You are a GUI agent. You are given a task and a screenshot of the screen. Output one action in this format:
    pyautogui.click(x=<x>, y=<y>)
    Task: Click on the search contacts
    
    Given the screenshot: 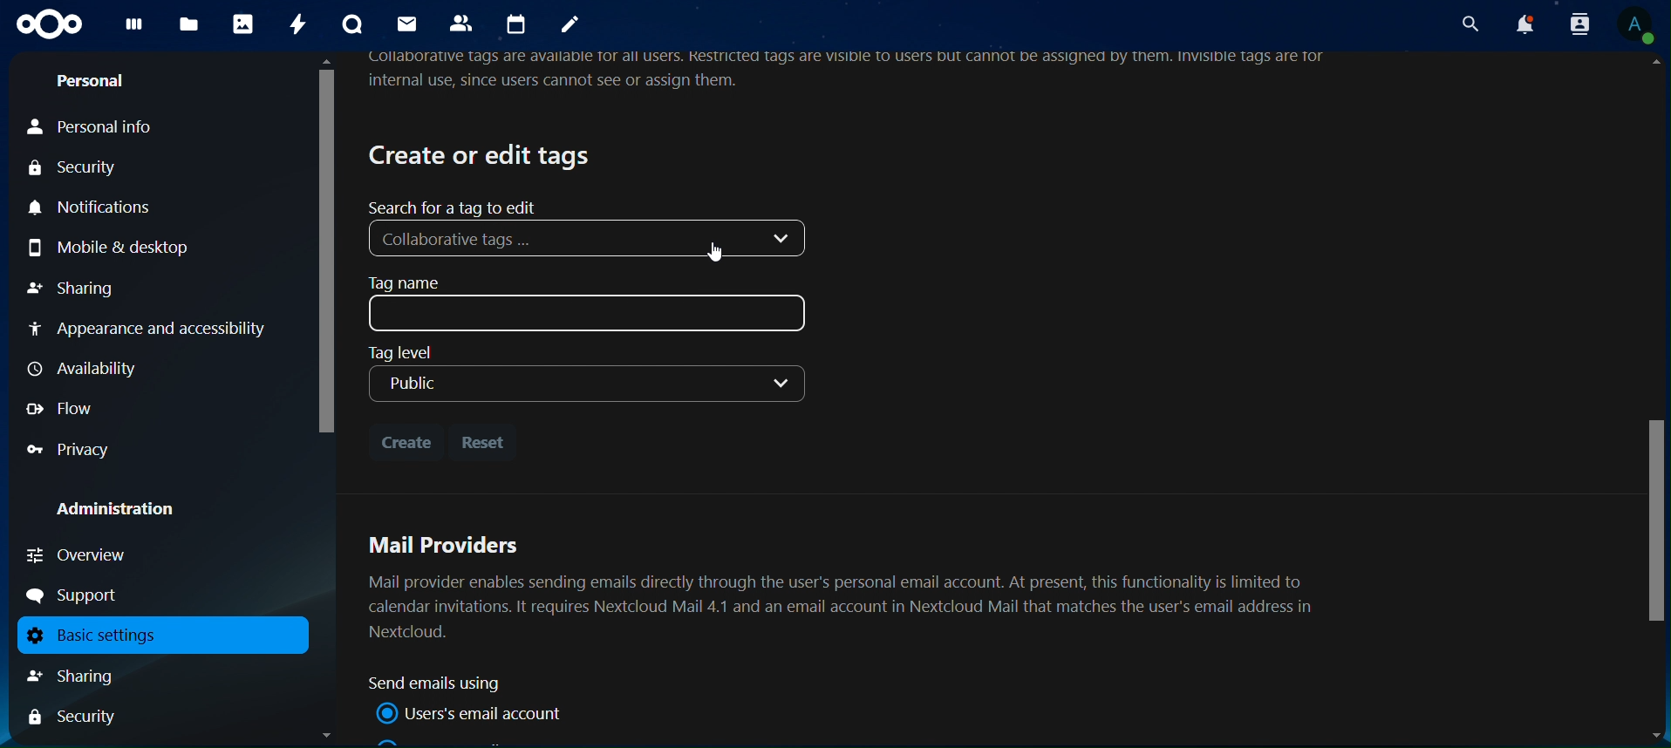 What is the action you would take?
    pyautogui.click(x=1572, y=24)
    